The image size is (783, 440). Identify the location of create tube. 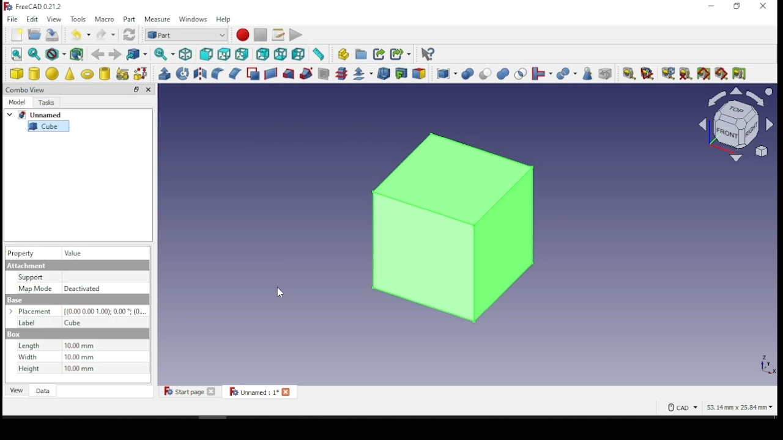
(105, 73).